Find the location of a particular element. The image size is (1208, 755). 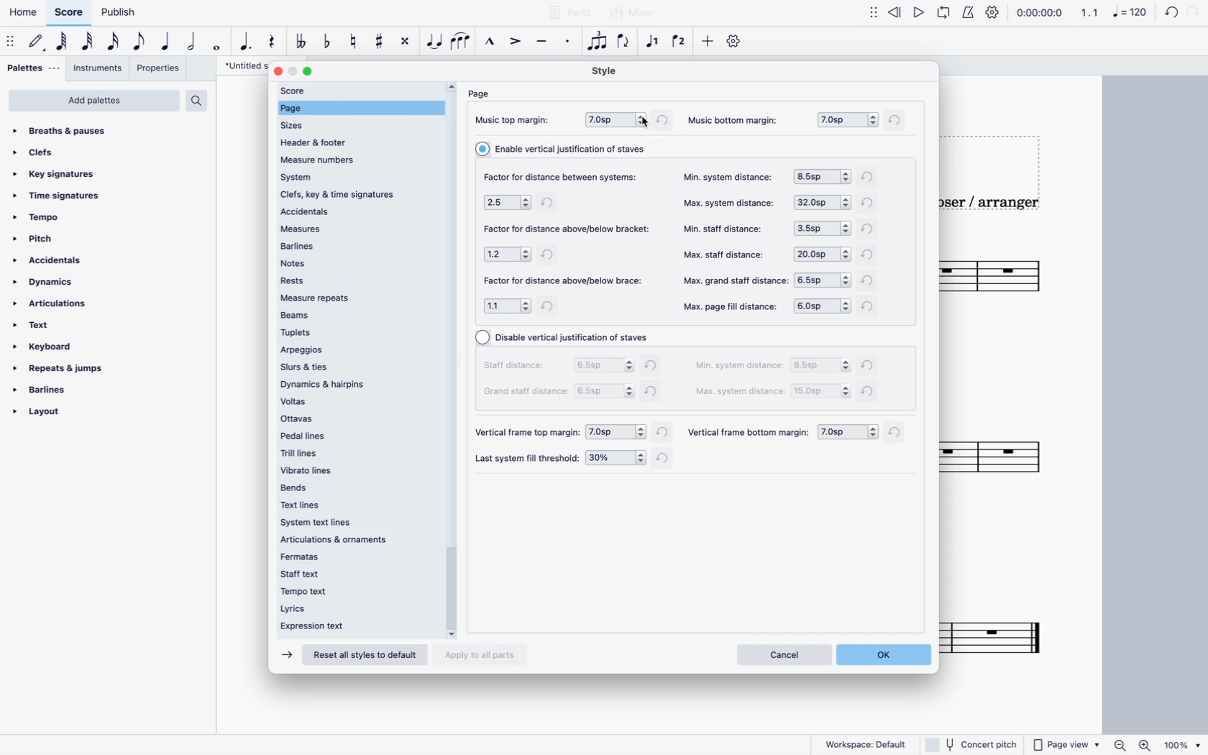

toggle double flat is located at coordinates (303, 44).